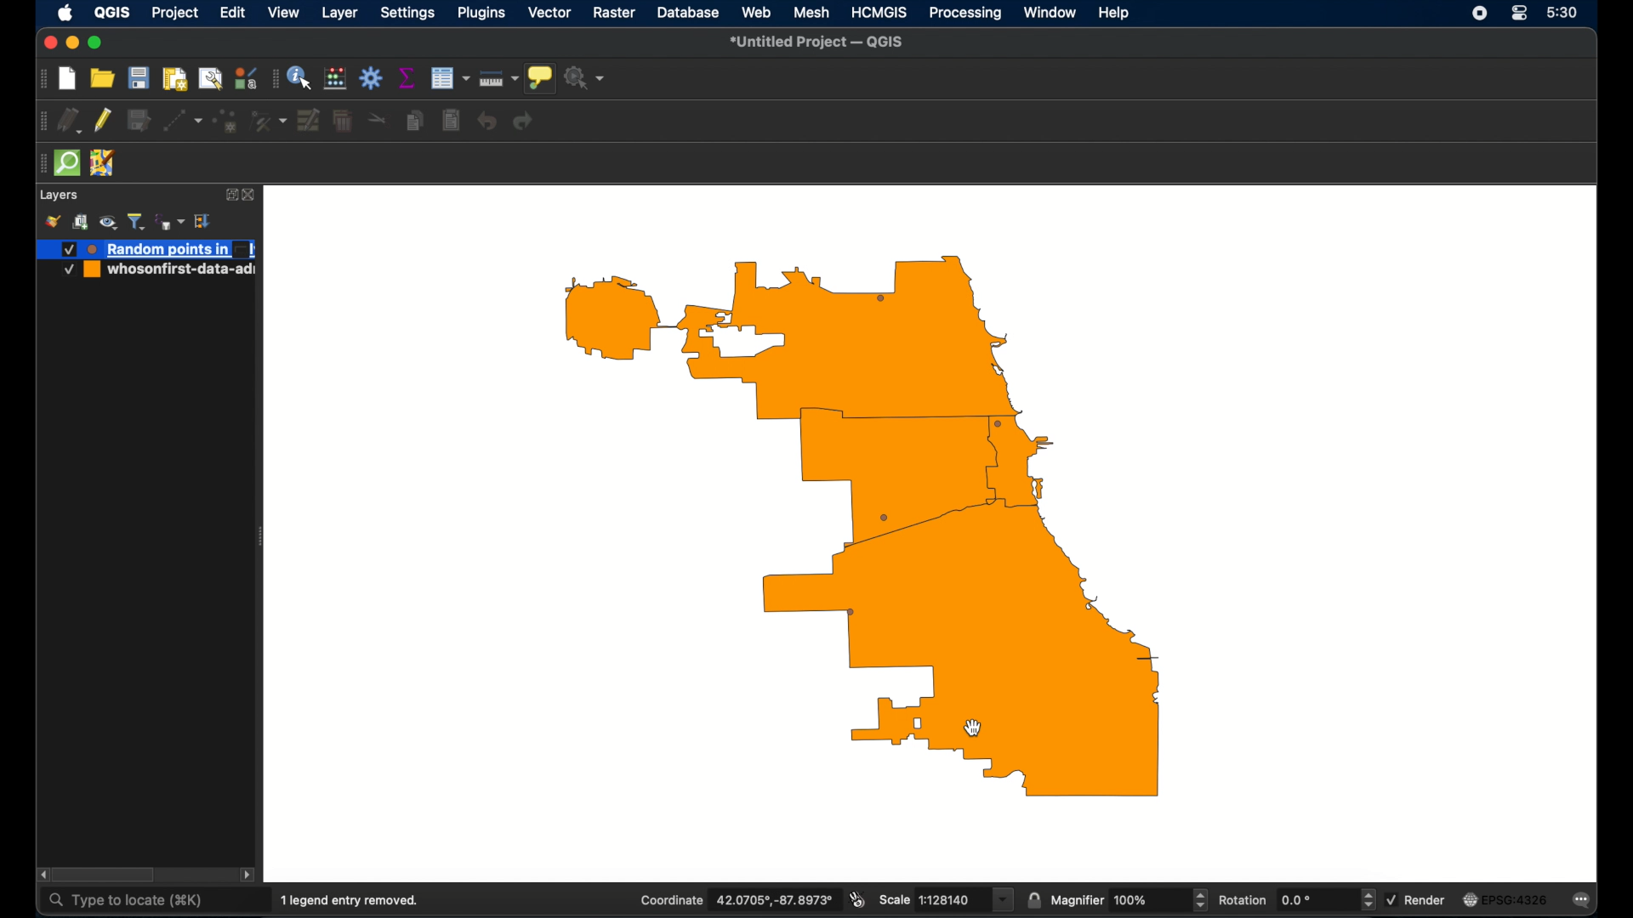 The height and width of the screenshot is (918, 1633). Describe the element at coordinates (225, 120) in the screenshot. I see `polygon feature` at that location.